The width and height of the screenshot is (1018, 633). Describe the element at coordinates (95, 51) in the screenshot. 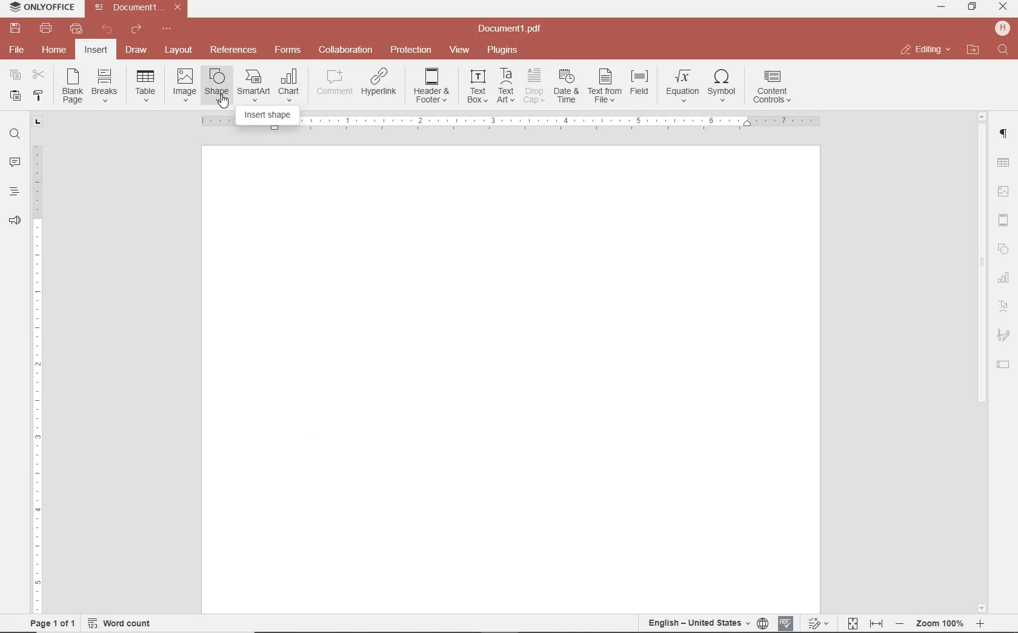

I see `insert` at that location.